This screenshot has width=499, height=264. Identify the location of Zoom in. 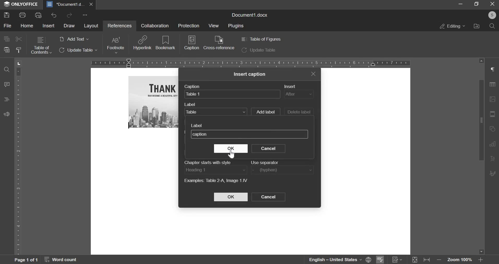
(480, 260).